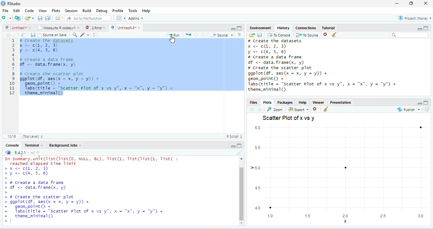  What do you see at coordinates (275, 109) in the screenshot?
I see `zoom` at bounding box center [275, 109].